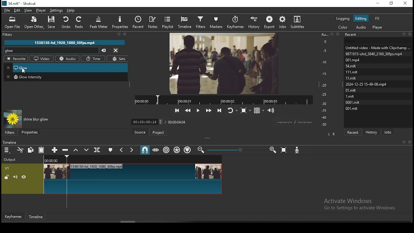  Describe the element at coordinates (56, 10) in the screenshot. I see `settings` at that location.